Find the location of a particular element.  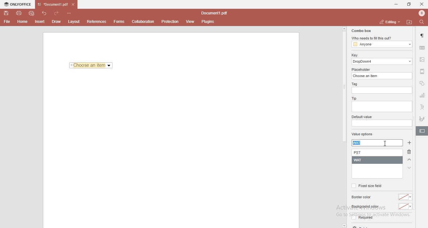

bluetooth is located at coordinates (420, 13).